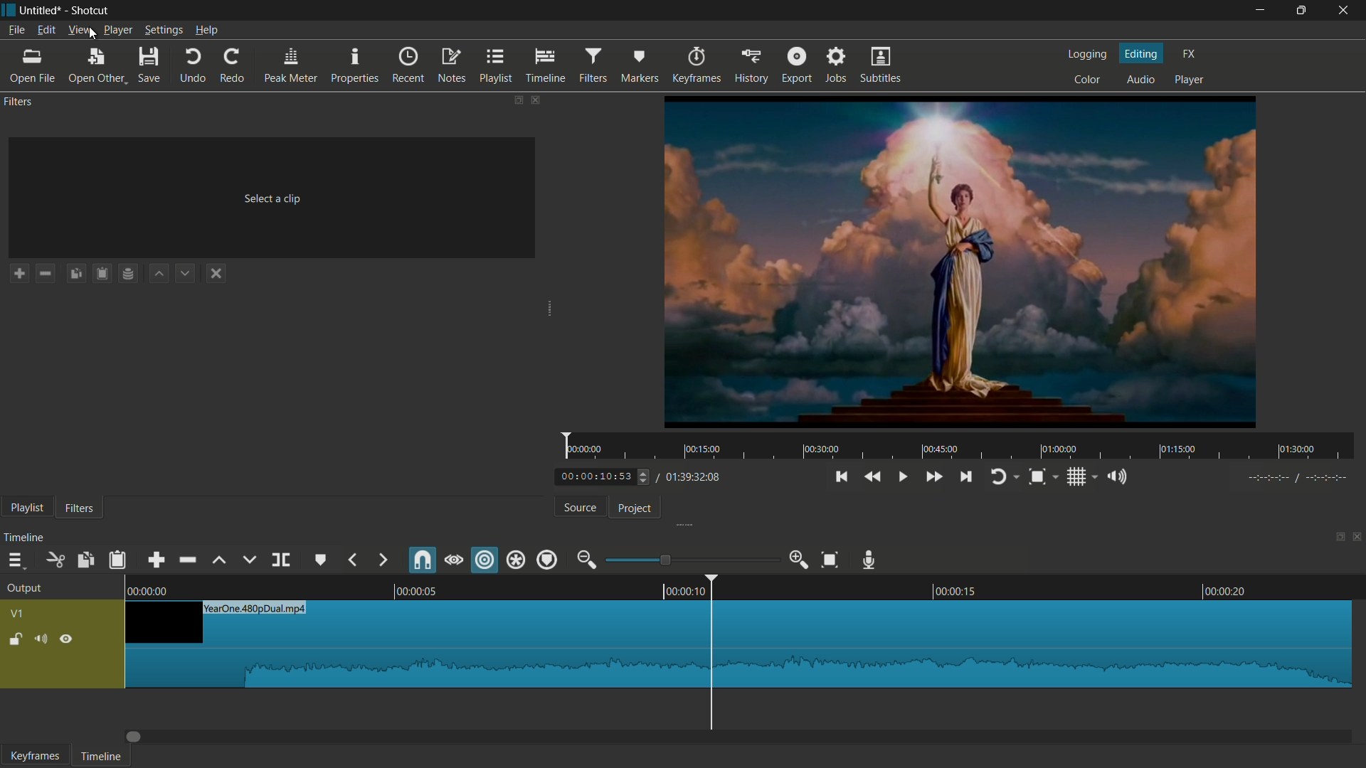 The width and height of the screenshot is (1366, 768). I want to click on keyframes, so click(35, 756).